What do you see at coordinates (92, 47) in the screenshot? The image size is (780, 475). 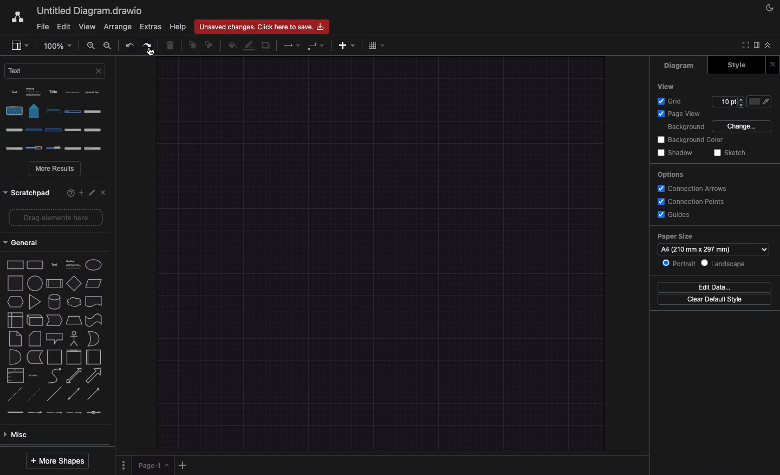 I see `Zoom in` at bounding box center [92, 47].